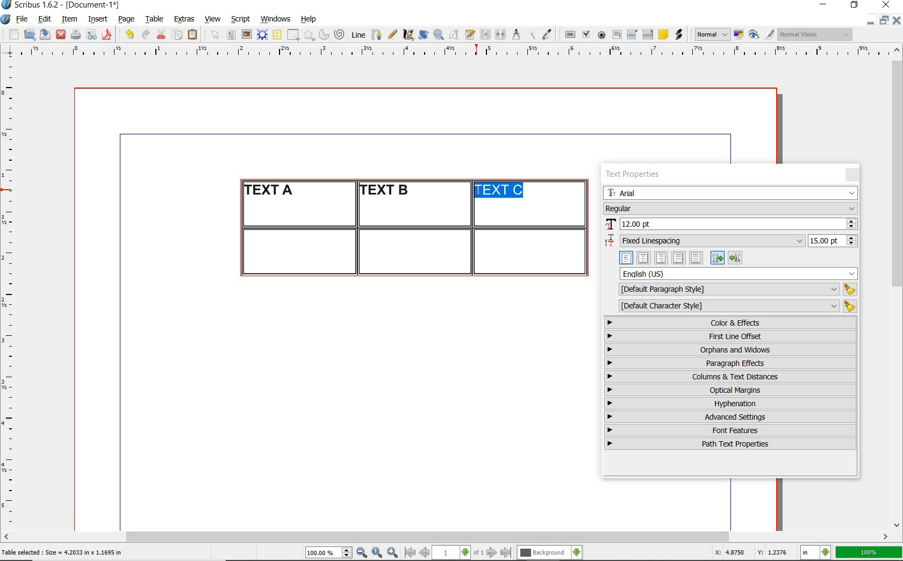 The height and width of the screenshot is (561, 903). What do you see at coordinates (547, 35) in the screenshot?
I see `eye dropper` at bounding box center [547, 35].